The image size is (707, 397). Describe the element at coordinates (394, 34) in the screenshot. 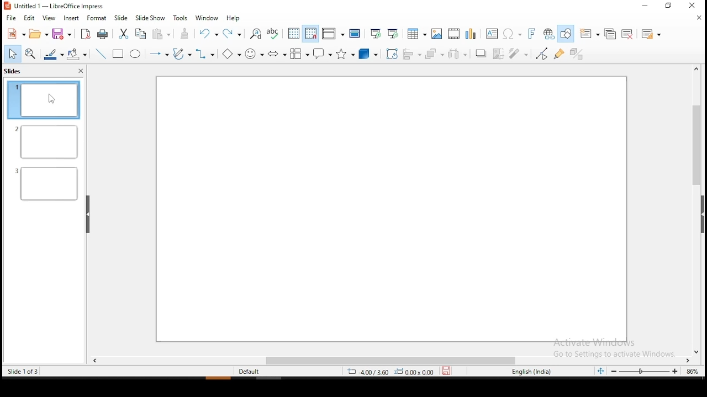

I see `start from current slide` at that location.